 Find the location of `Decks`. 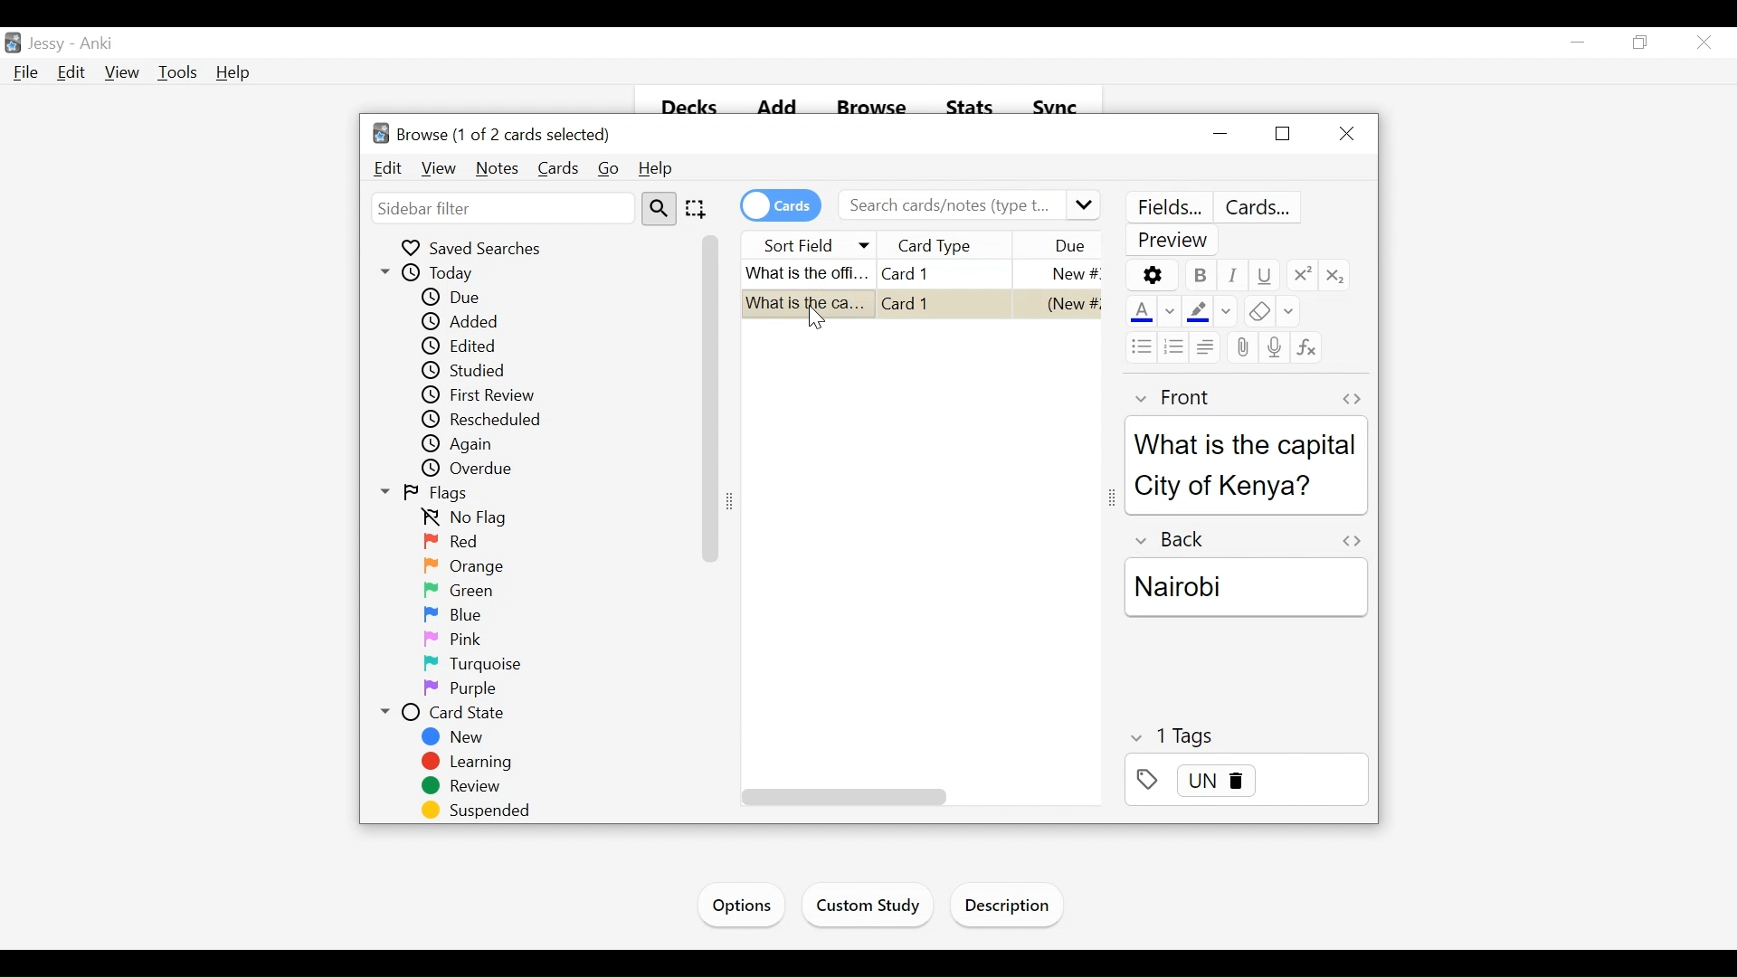

Decks is located at coordinates (681, 109).